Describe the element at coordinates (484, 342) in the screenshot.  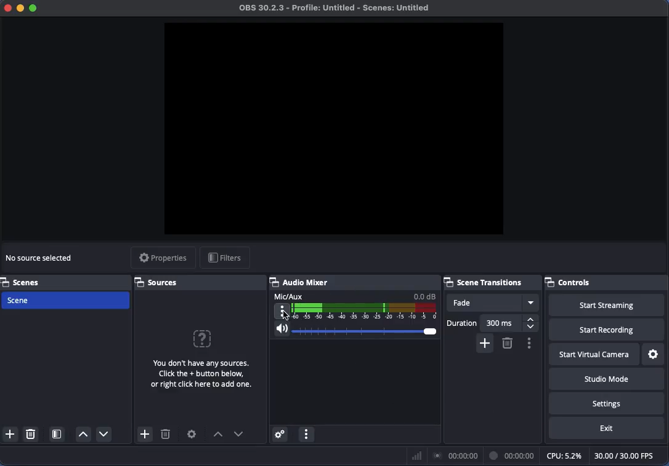
I see `Add` at that location.